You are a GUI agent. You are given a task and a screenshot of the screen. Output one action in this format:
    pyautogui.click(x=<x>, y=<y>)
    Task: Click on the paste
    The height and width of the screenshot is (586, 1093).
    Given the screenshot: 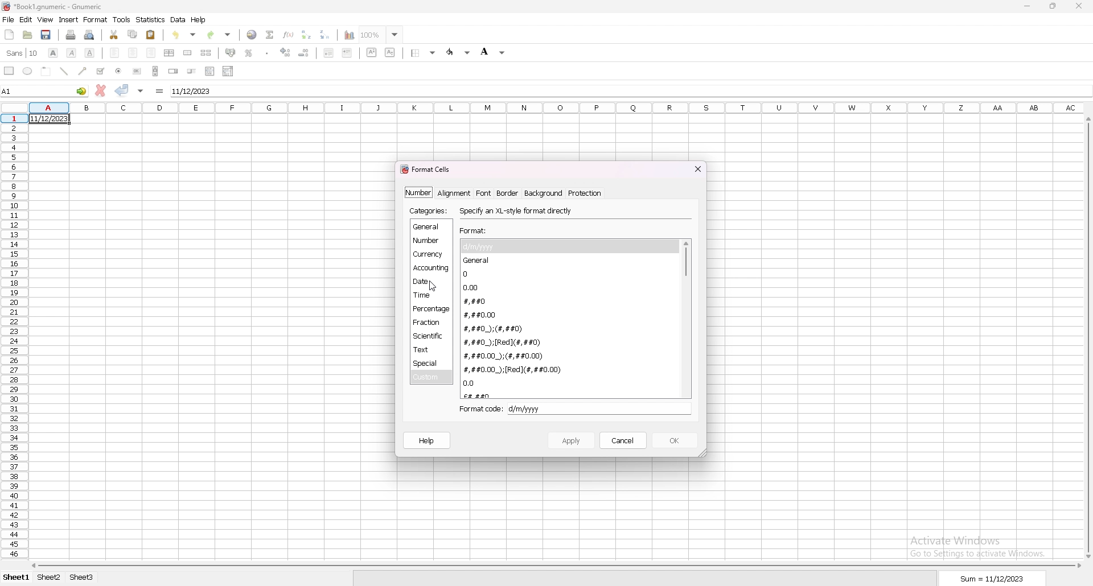 What is the action you would take?
    pyautogui.click(x=150, y=35)
    